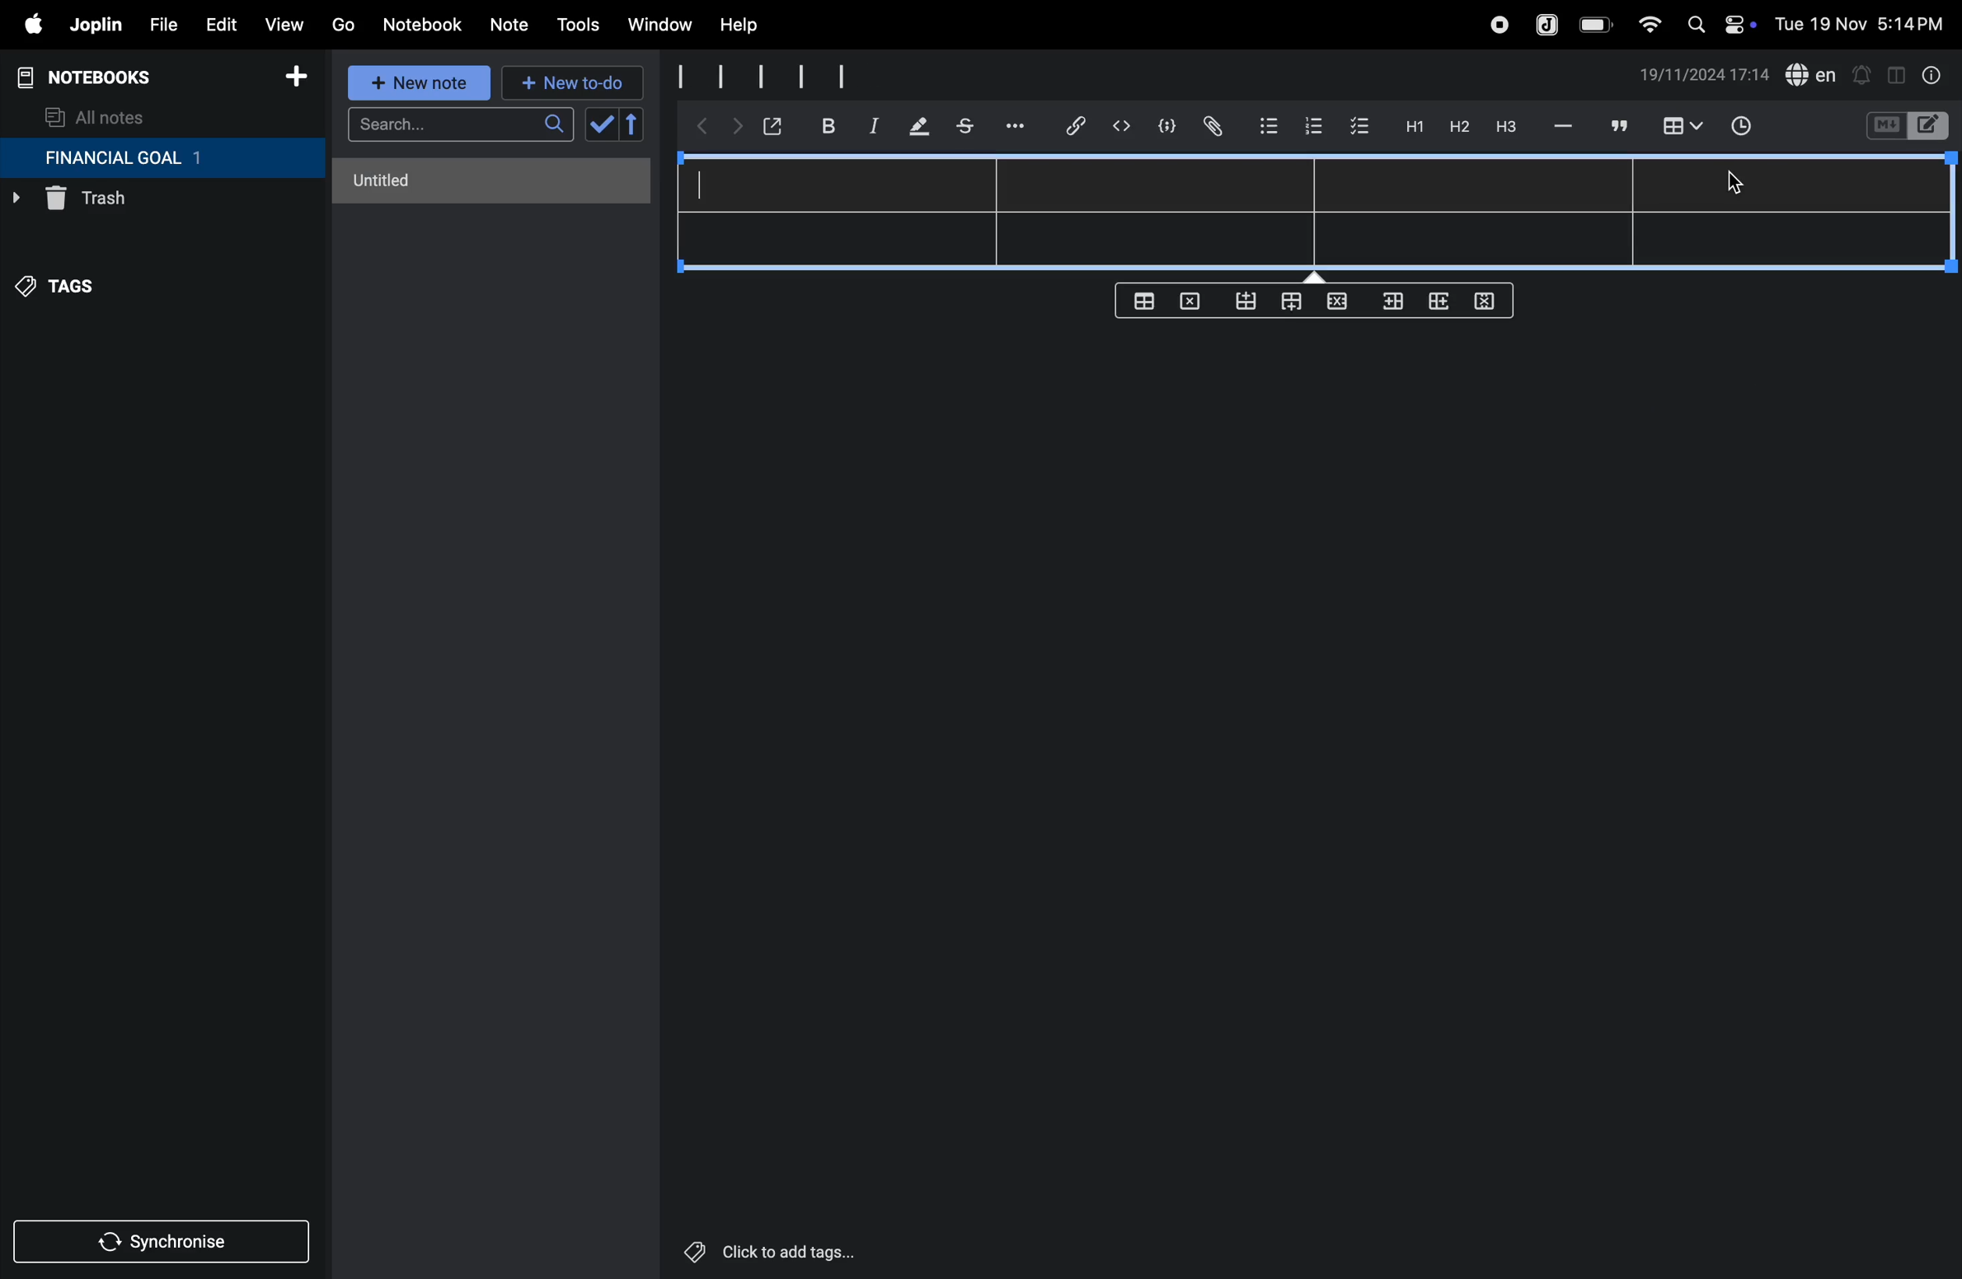 This screenshot has width=1962, height=1279. Describe the element at coordinates (421, 84) in the screenshot. I see `new note` at that location.